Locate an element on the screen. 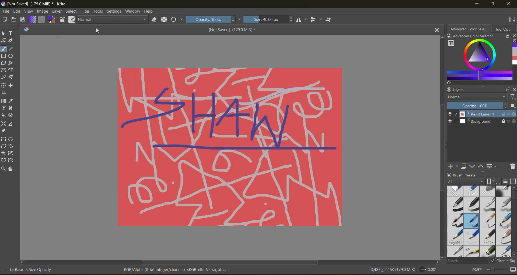  Opacity: 100% is located at coordinates (477, 106).